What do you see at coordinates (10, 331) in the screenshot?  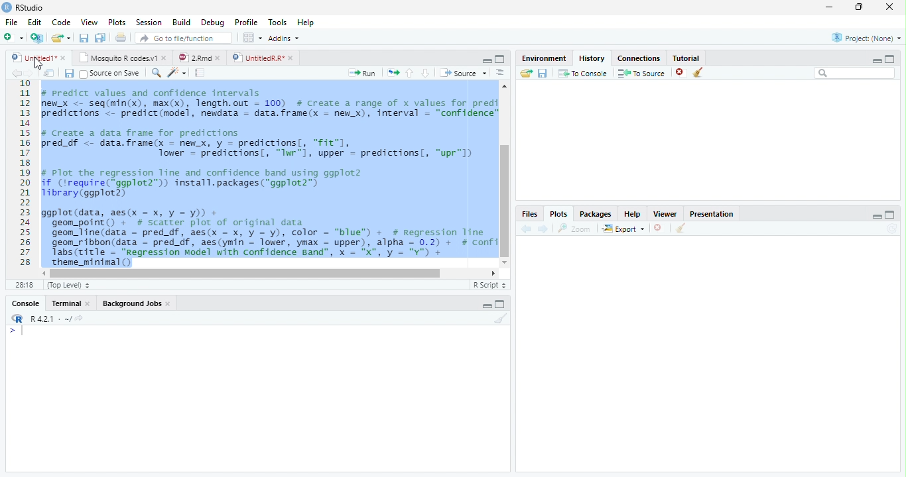 I see `>` at bounding box center [10, 331].